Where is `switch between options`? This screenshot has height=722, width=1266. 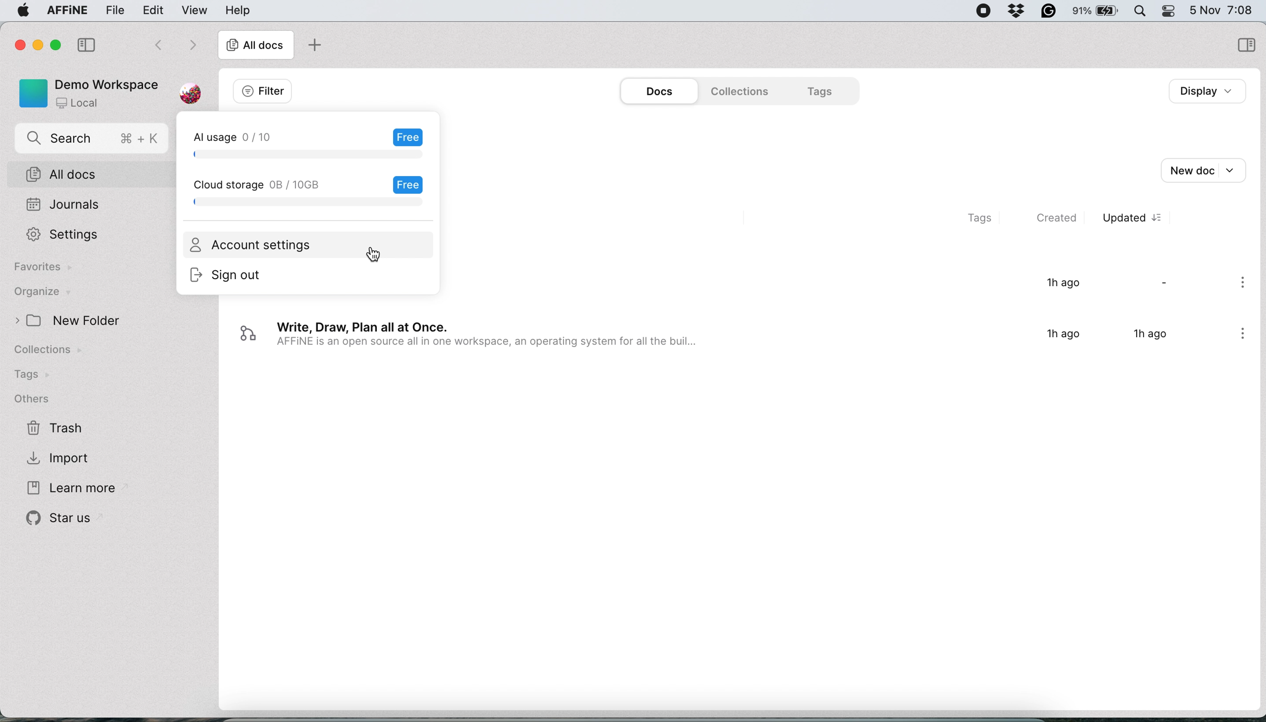
switch between options is located at coordinates (192, 45).